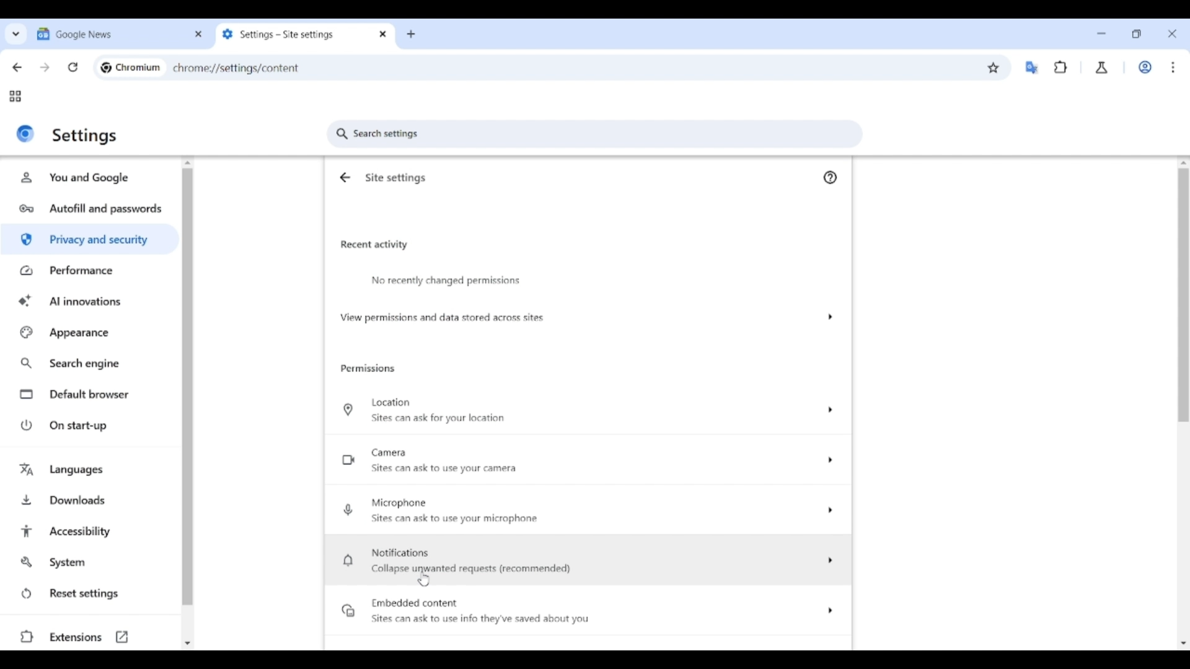  Describe the element at coordinates (88, 637) in the screenshot. I see `Extensions` at that location.